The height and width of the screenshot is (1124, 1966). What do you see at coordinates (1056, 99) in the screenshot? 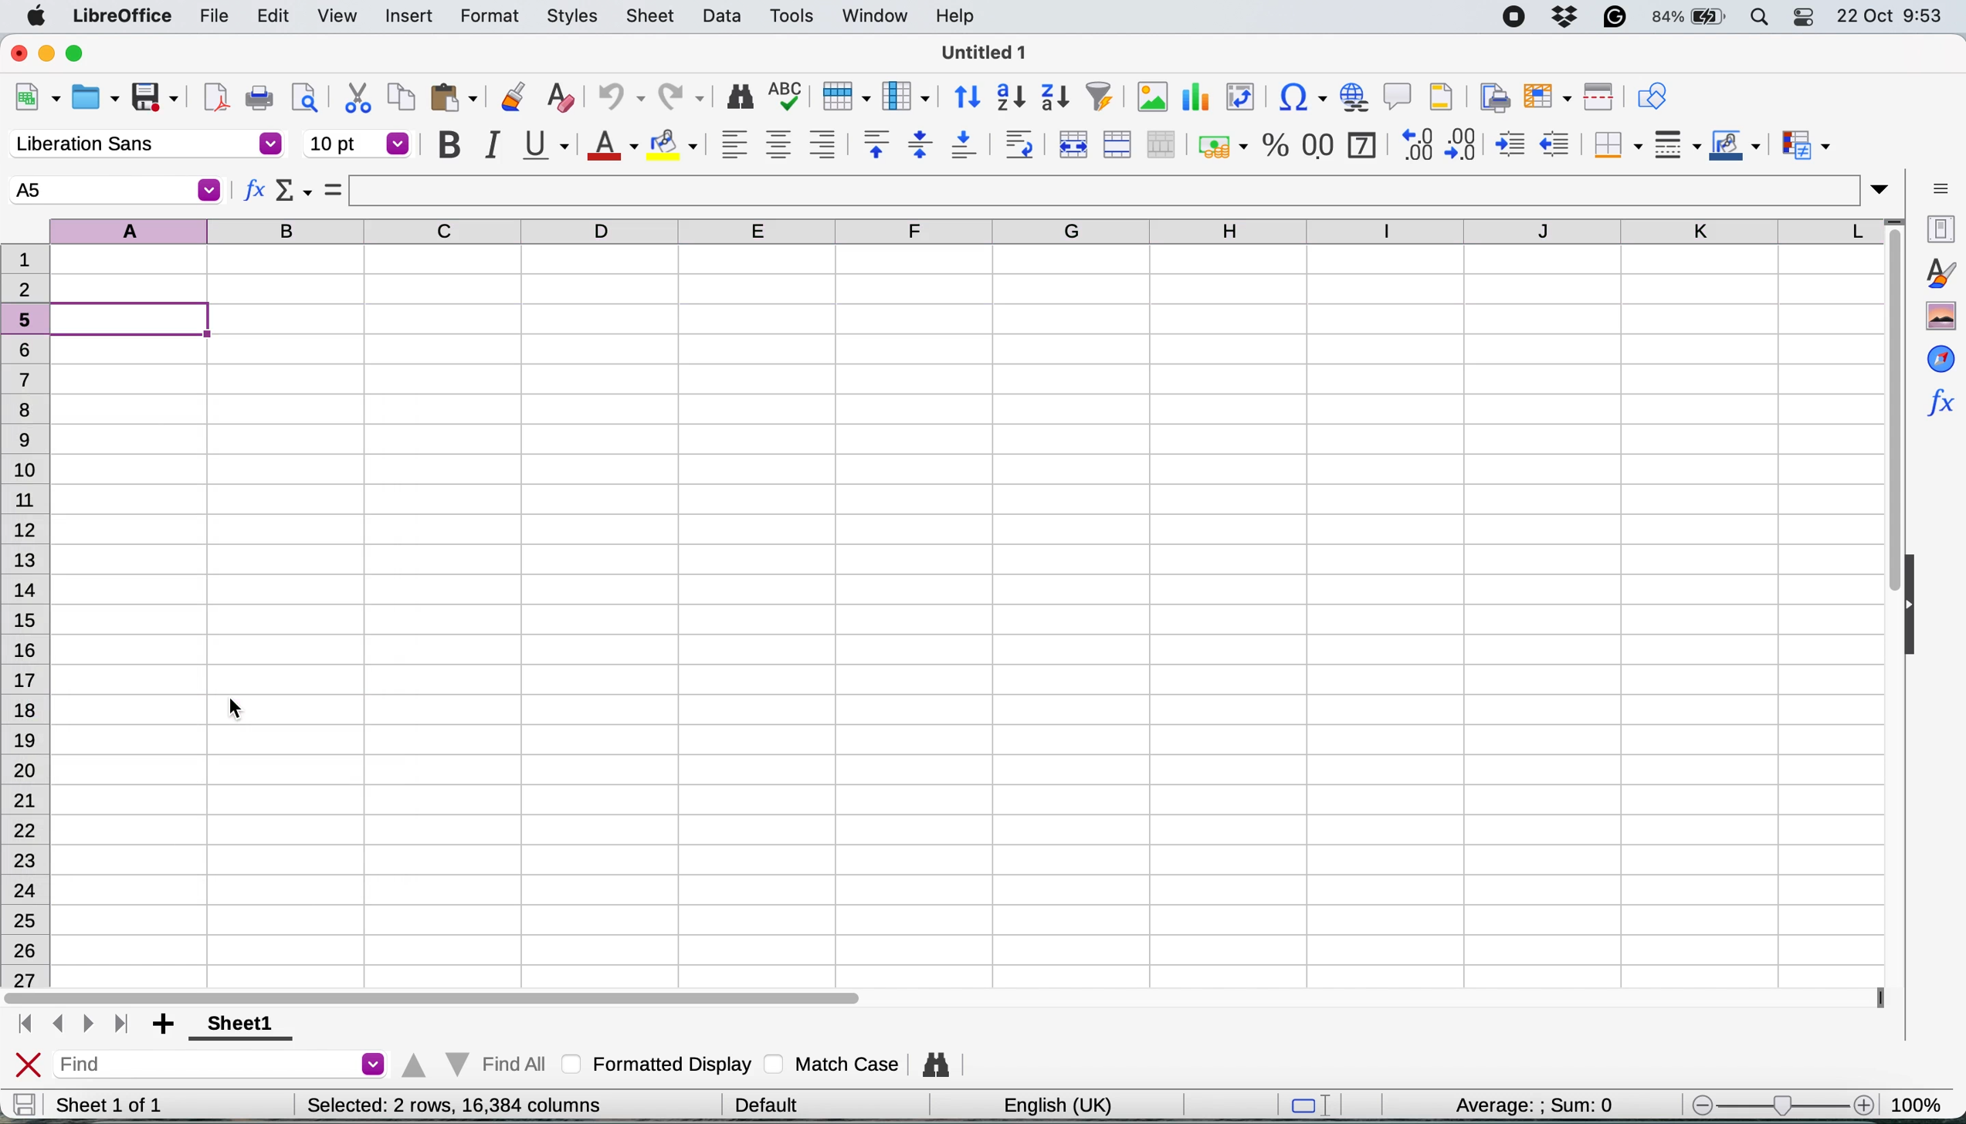
I see `sort descending` at bounding box center [1056, 99].